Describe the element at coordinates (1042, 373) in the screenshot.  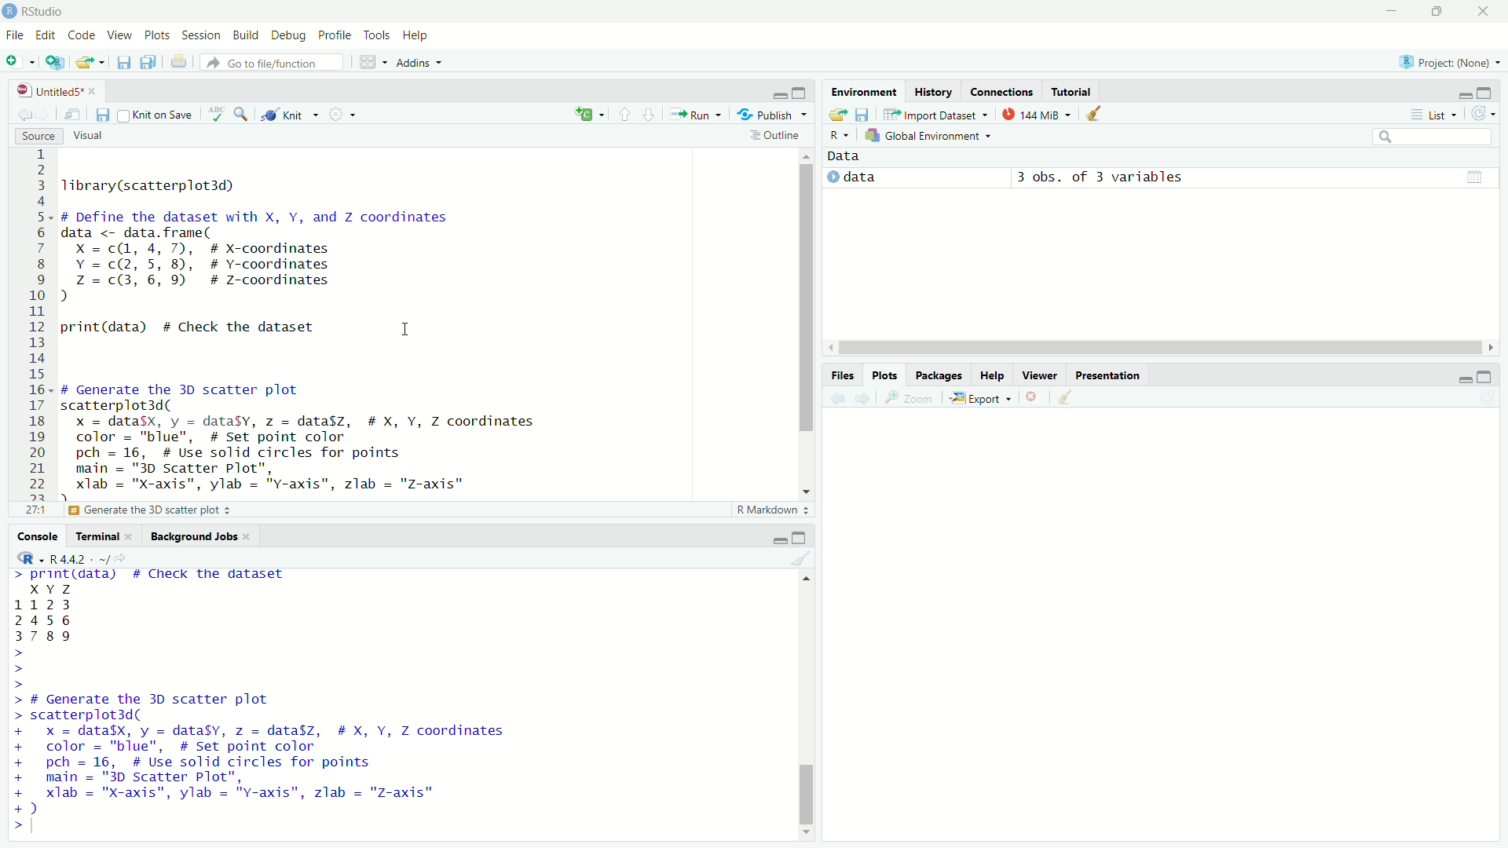
I see `Viewer` at that location.